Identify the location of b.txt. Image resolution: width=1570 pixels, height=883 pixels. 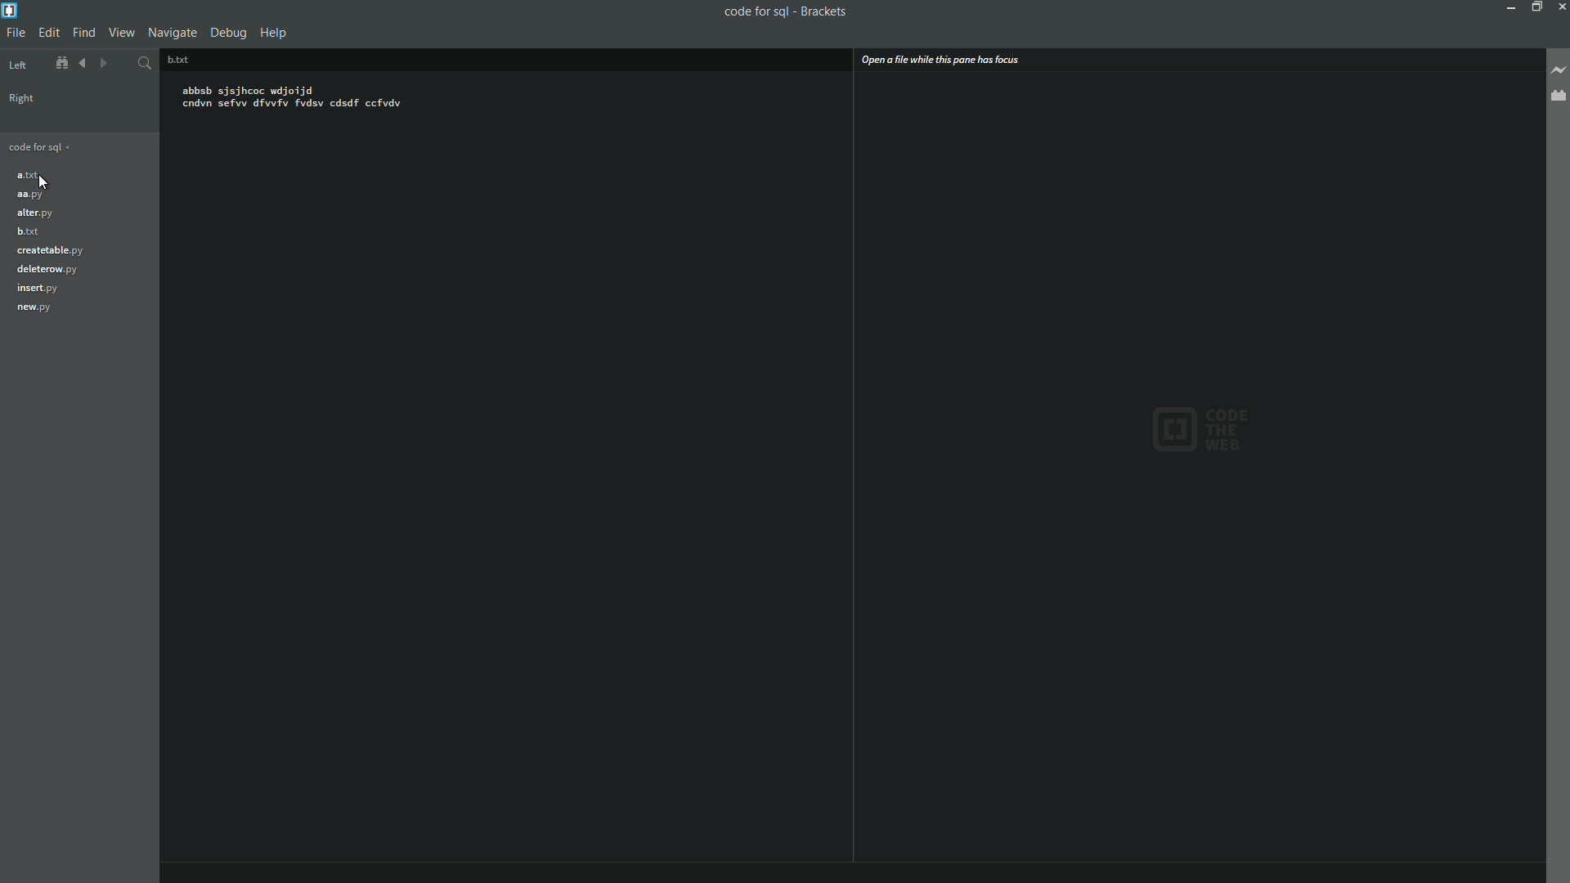
(177, 58).